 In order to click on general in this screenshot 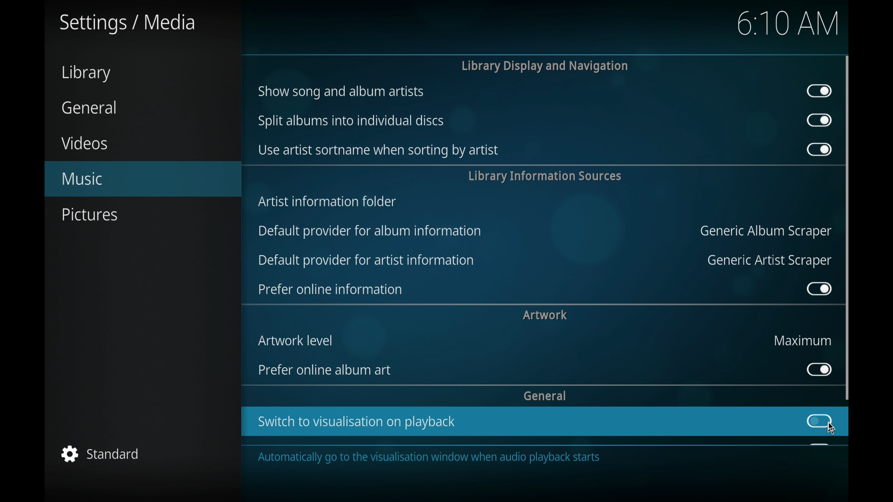, I will do `click(90, 107)`.